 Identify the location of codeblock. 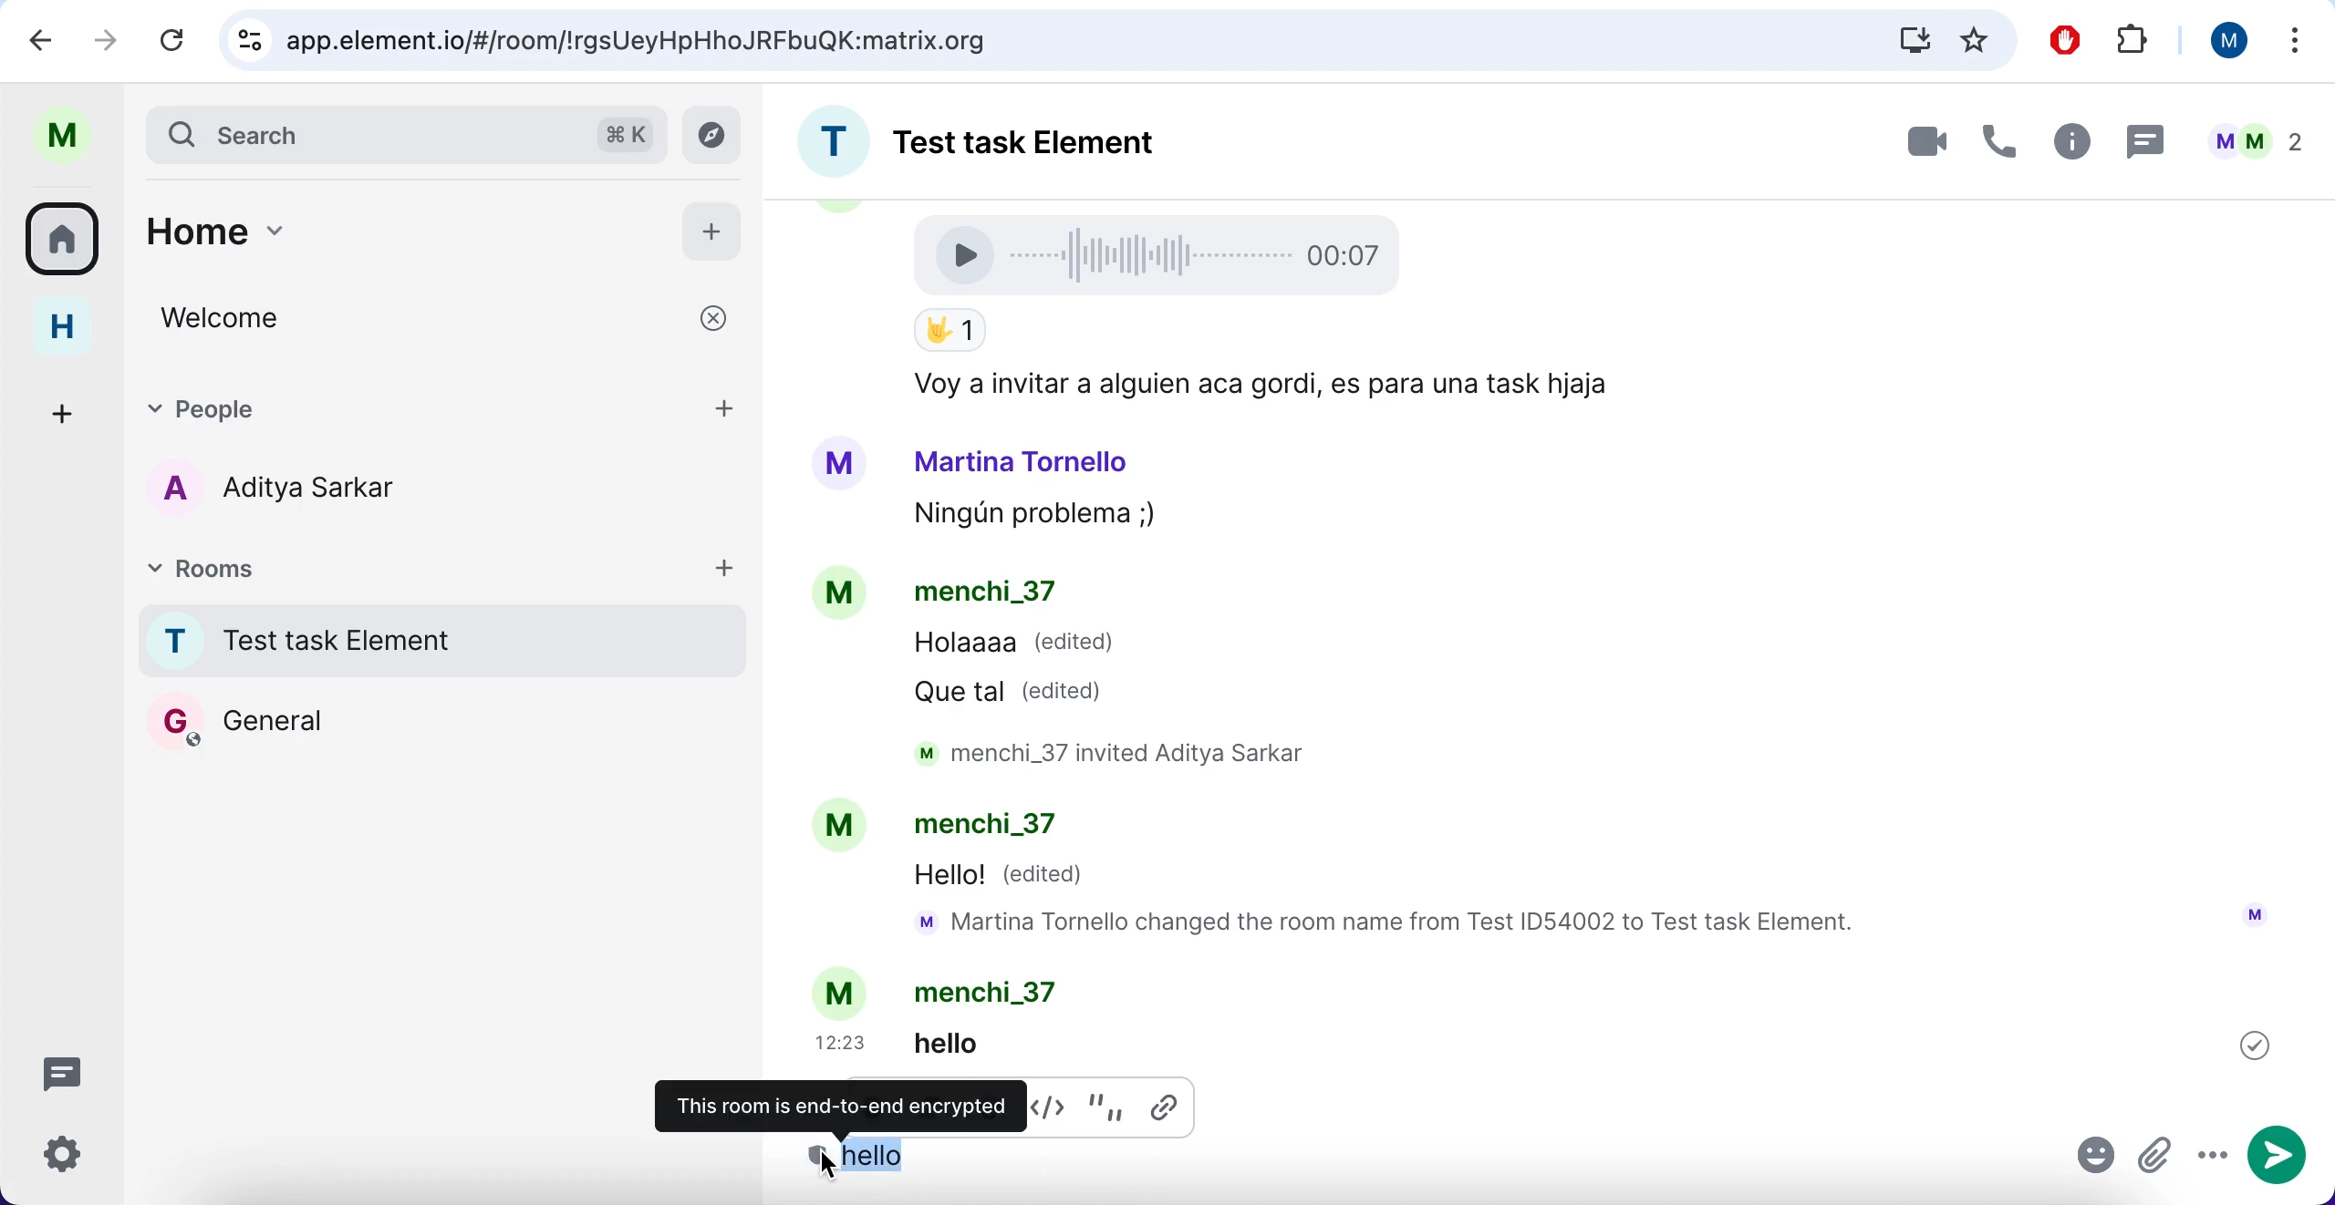
(1053, 1104).